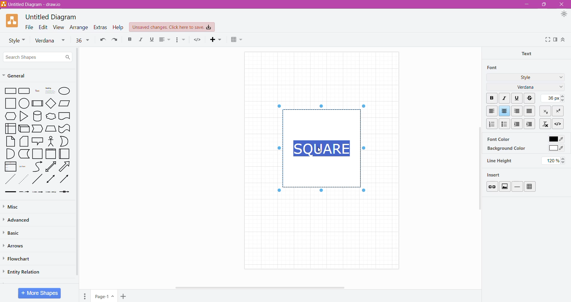 This screenshot has height=302, width=571. What do you see at coordinates (491, 124) in the screenshot?
I see `Numbered List` at bounding box center [491, 124].